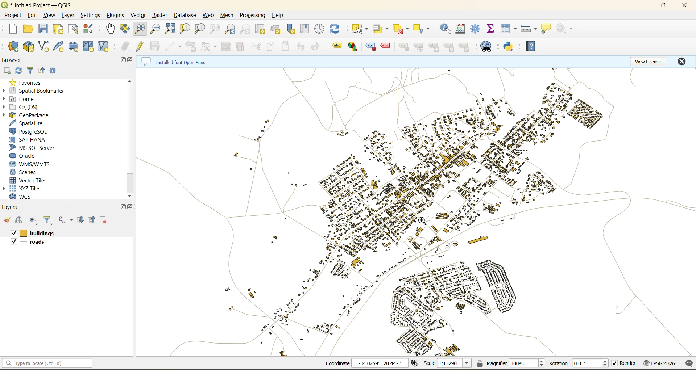 Image resolution: width=696 pixels, height=370 pixels. What do you see at coordinates (29, 139) in the screenshot?
I see `sap hana` at bounding box center [29, 139].